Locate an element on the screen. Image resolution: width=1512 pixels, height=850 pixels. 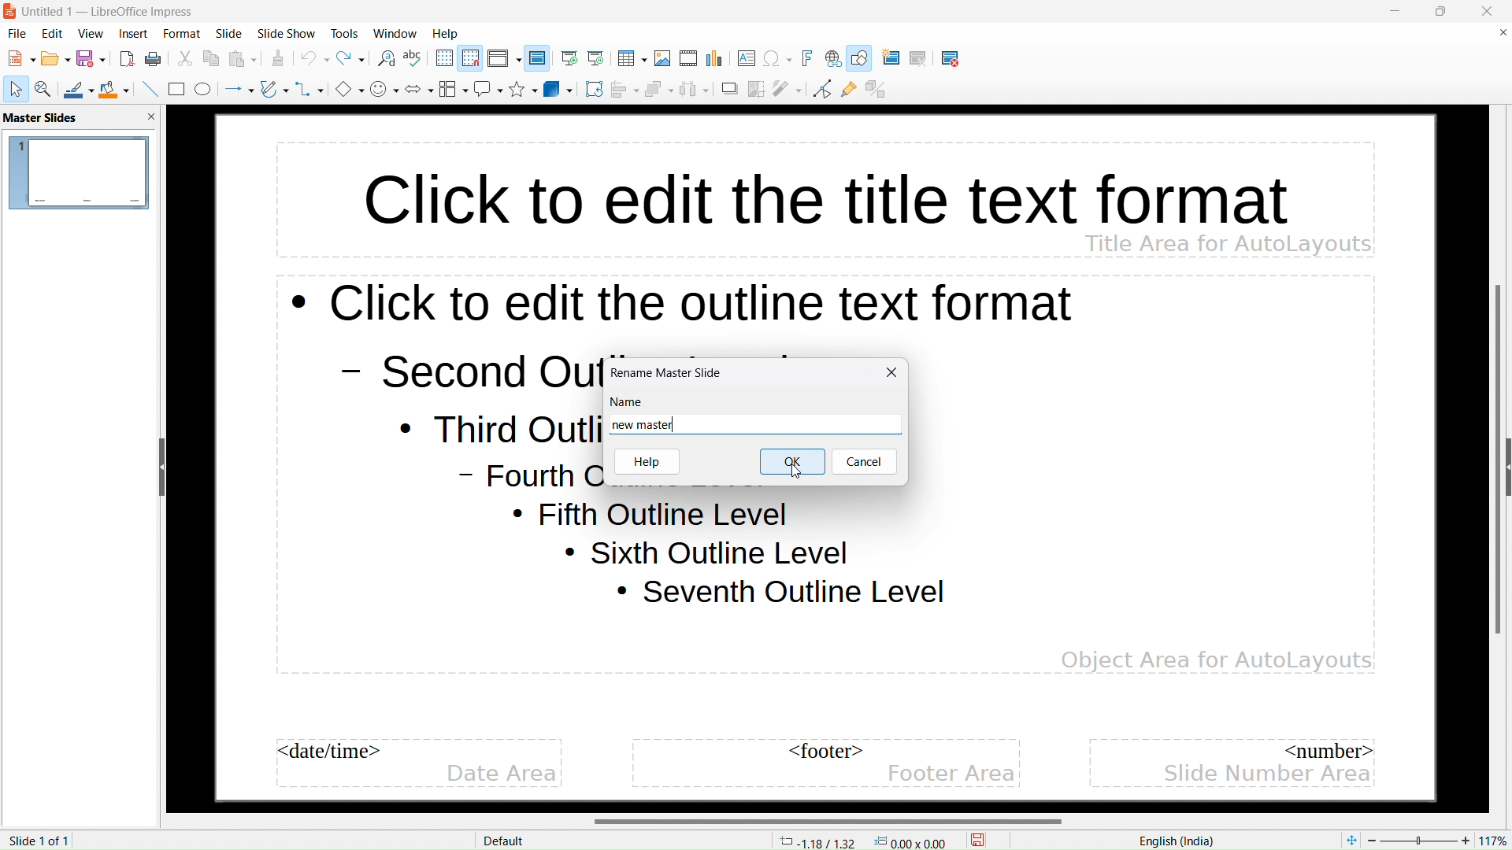
zoom out is located at coordinates (1373, 840).